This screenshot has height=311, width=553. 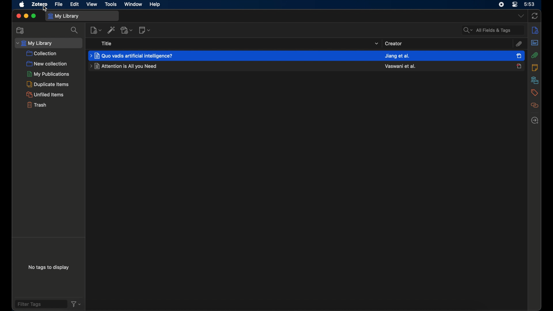 What do you see at coordinates (26, 16) in the screenshot?
I see `minimize` at bounding box center [26, 16].